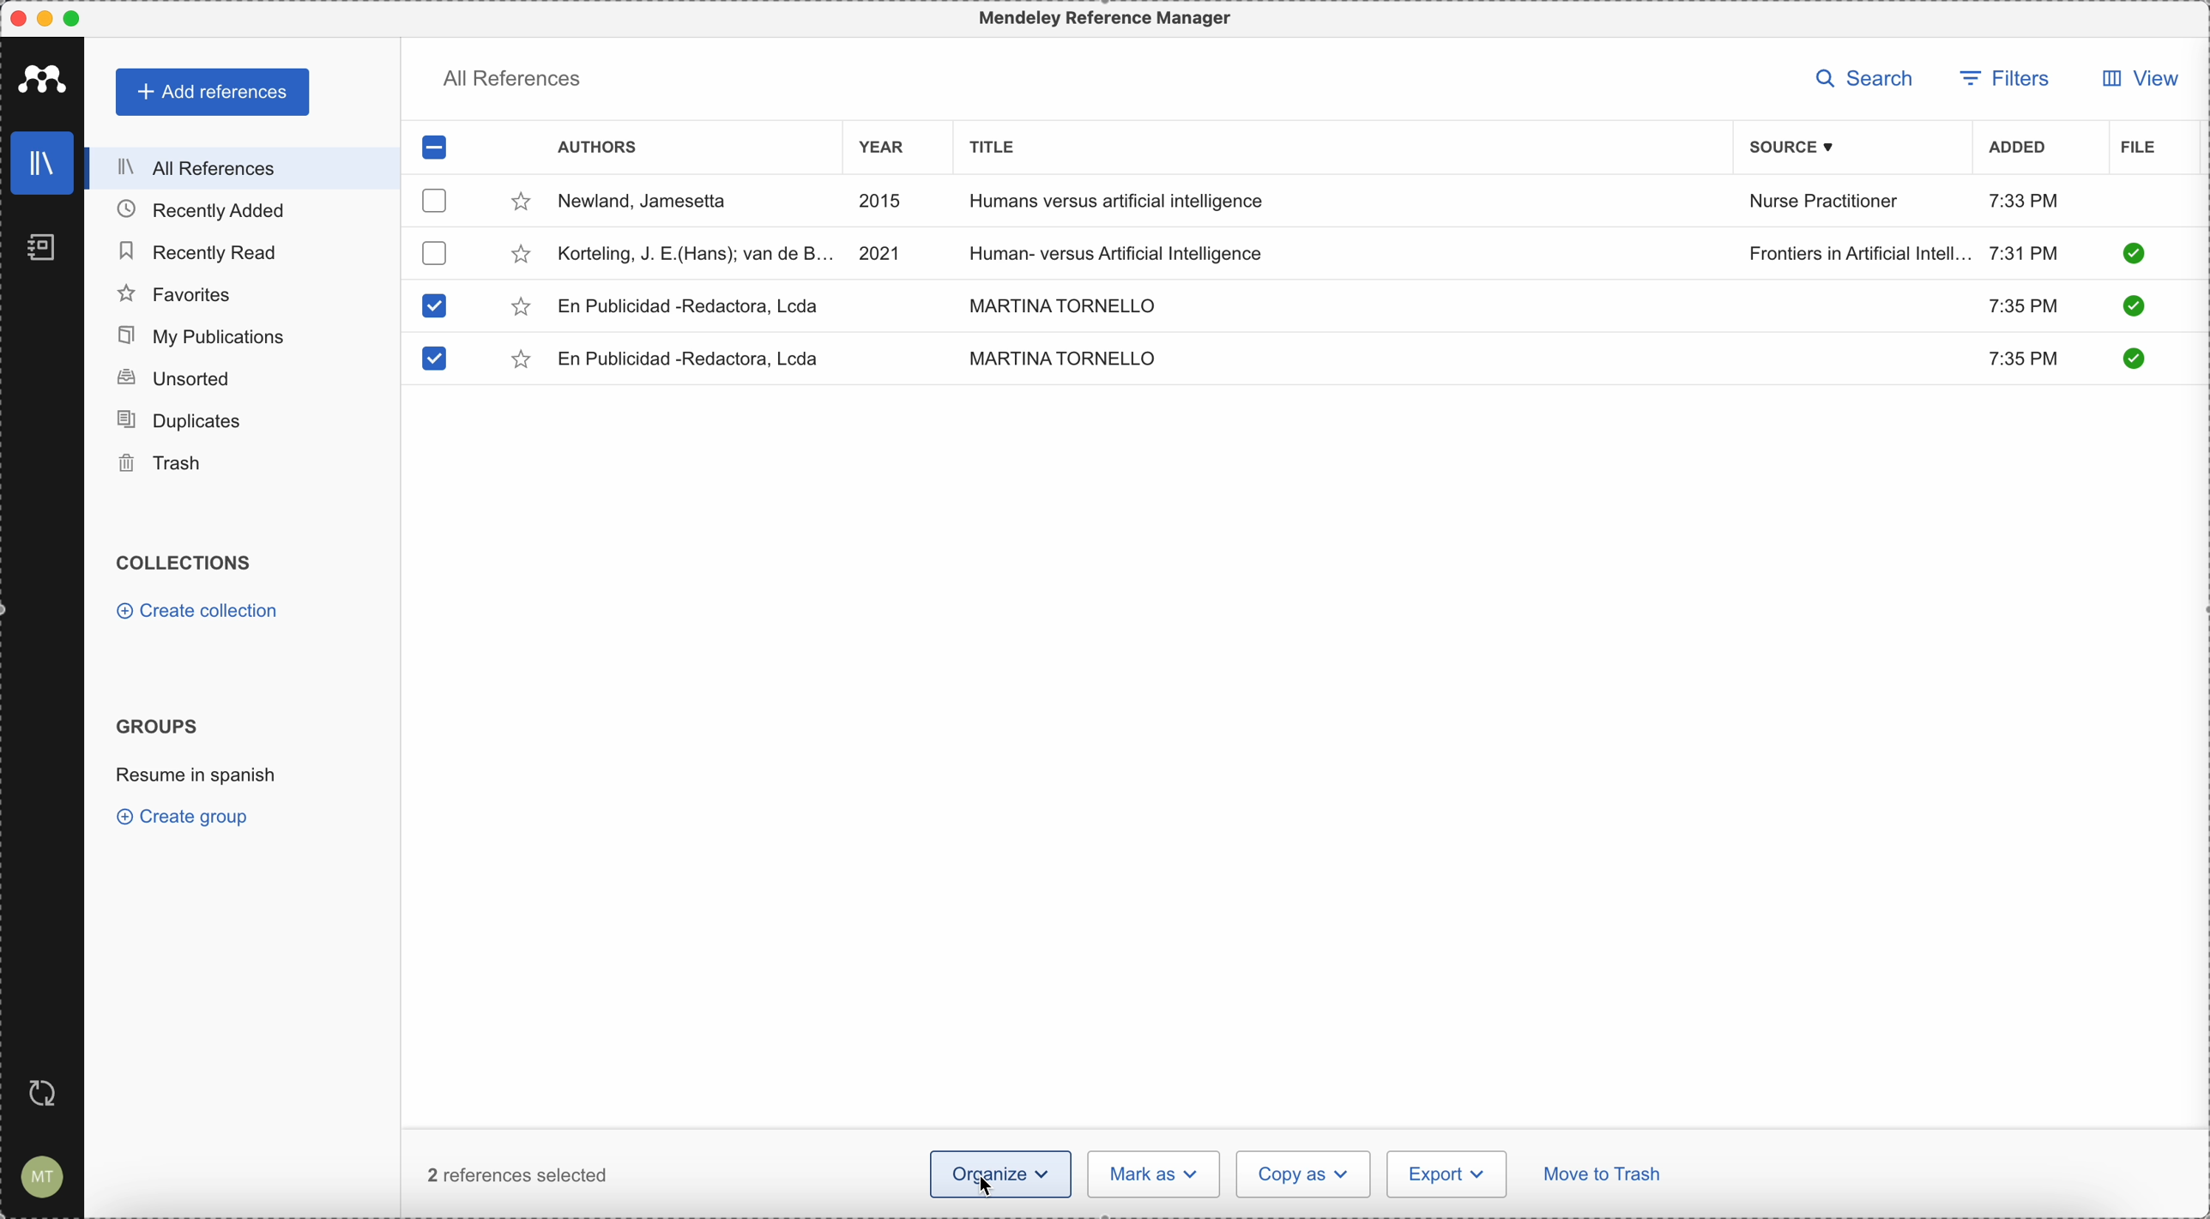  What do you see at coordinates (523, 362) in the screenshot?
I see `favorite` at bounding box center [523, 362].